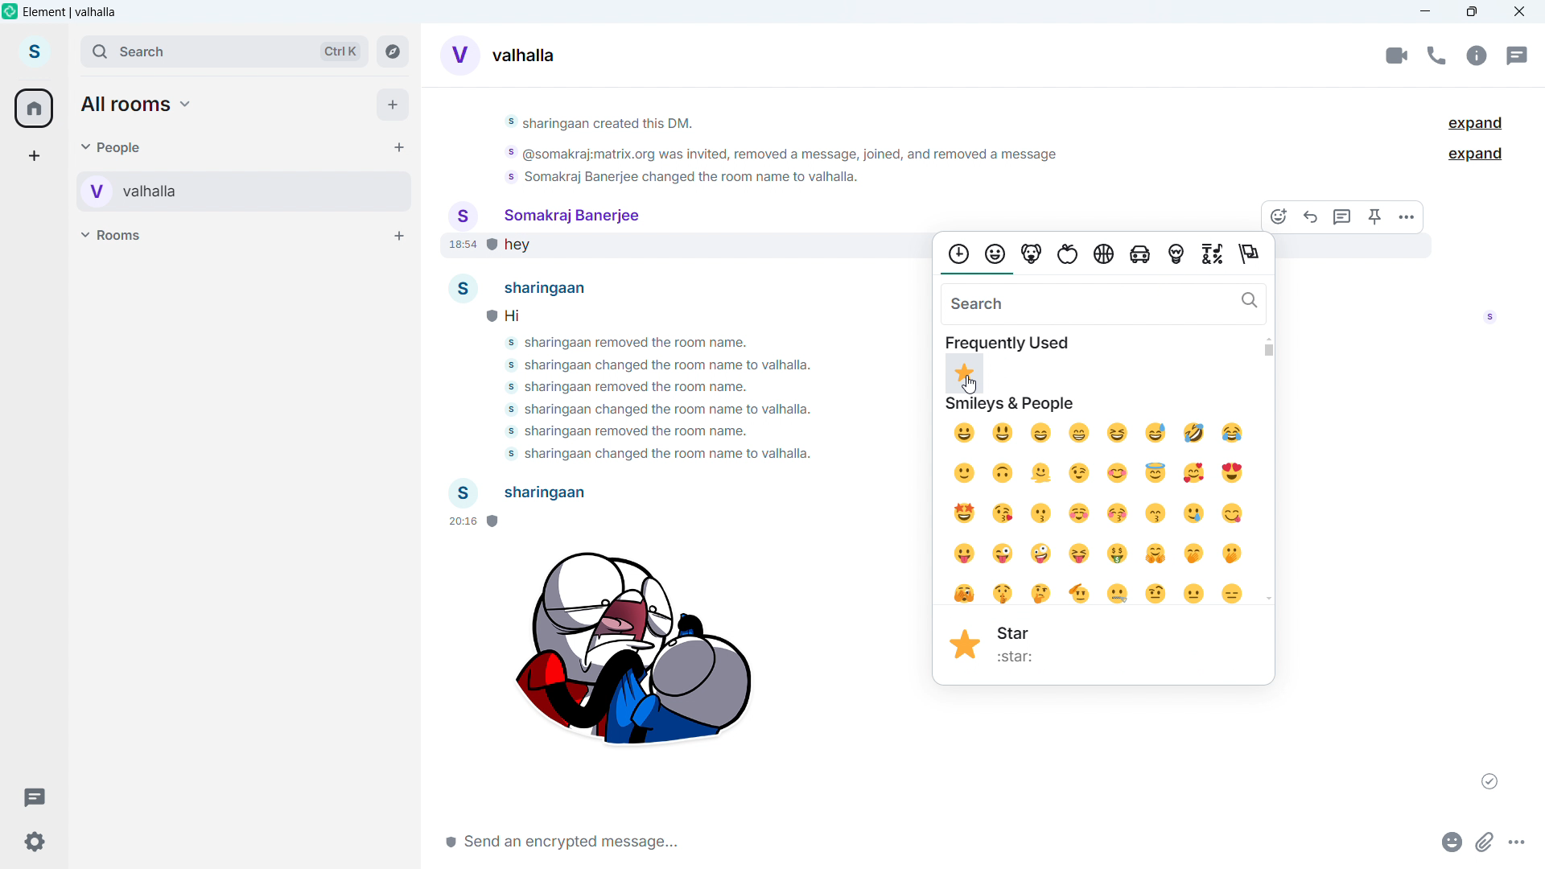 Image resolution: width=1545 pixels, height=869 pixels. I want to click on face with open eyes and hand over mouth, so click(1238, 555).